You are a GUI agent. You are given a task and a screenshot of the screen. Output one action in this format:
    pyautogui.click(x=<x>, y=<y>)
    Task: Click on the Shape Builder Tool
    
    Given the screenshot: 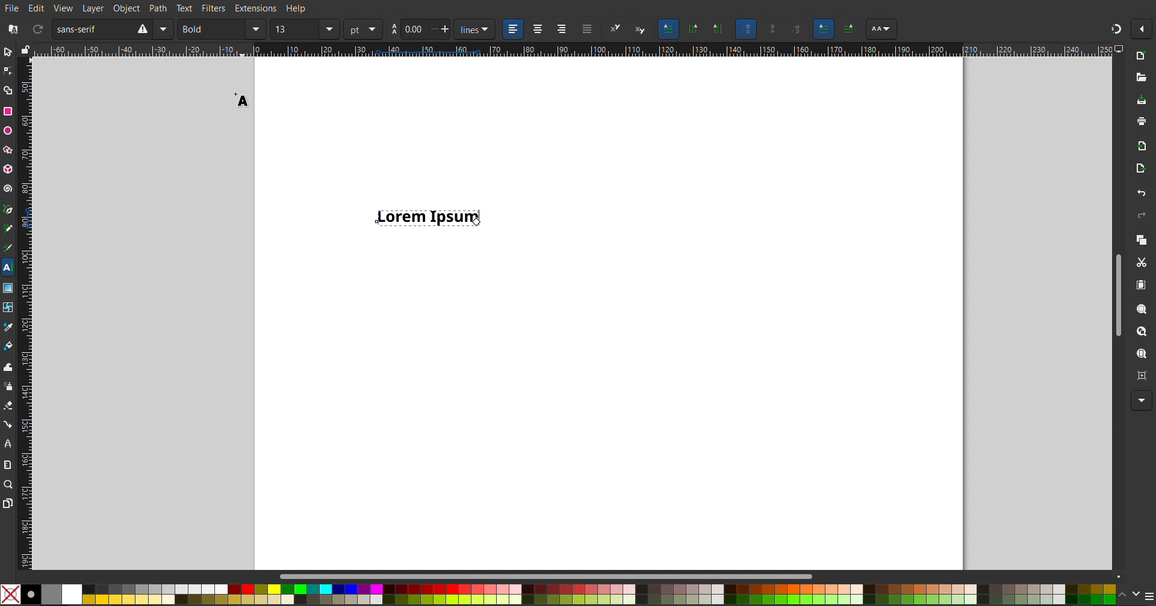 What is the action you would take?
    pyautogui.click(x=10, y=90)
    